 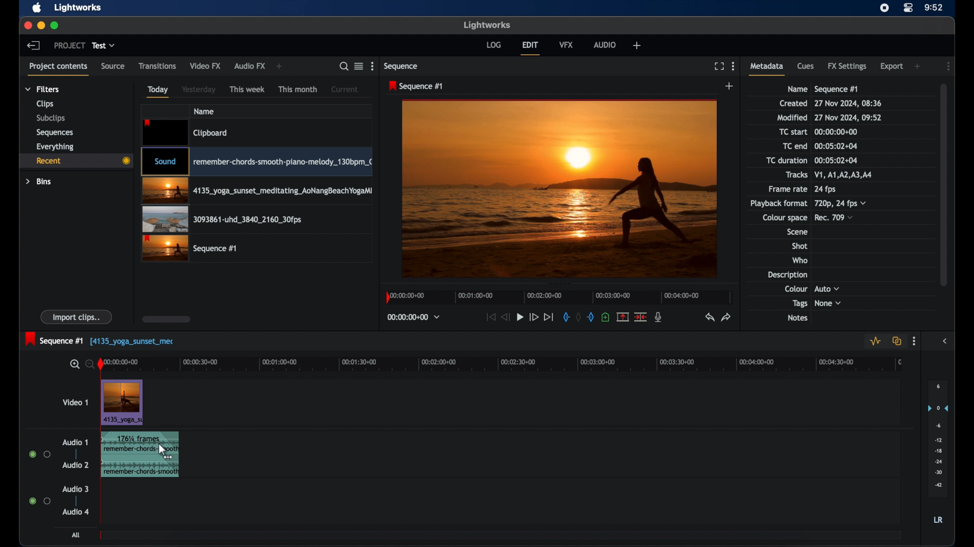 I want to click on metadata, so click(x=767, y=68).